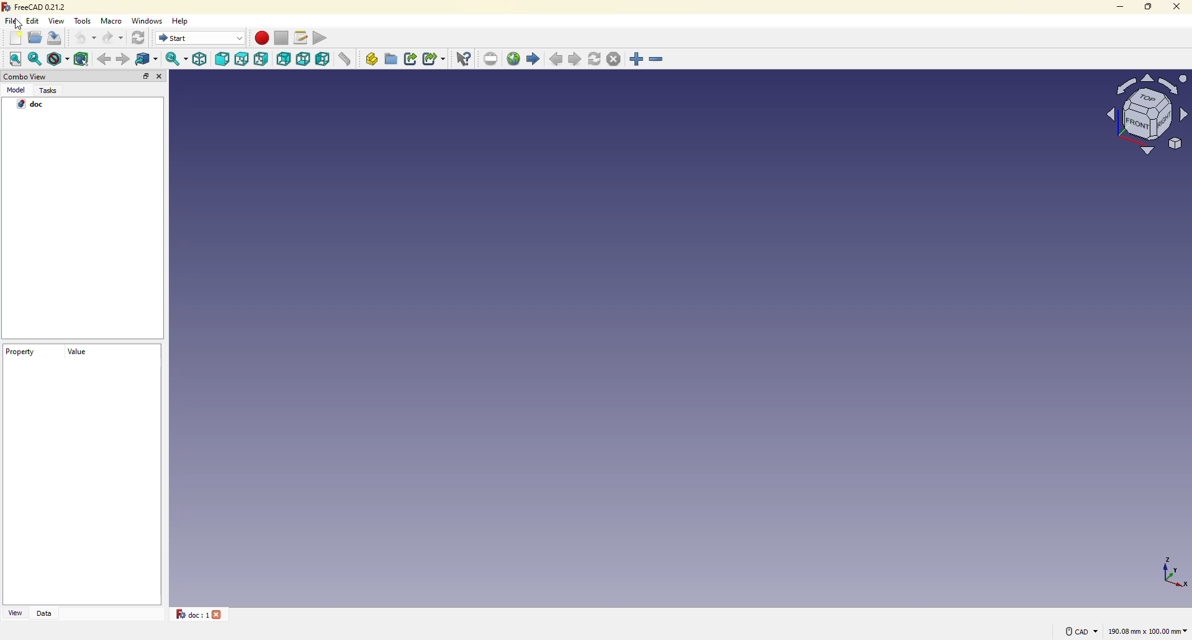 This screenshot has width=1192, height=640. What do you see at coordinates (302, 37) in the screenshot?
I see `macros` at bounding box center [302, 37].